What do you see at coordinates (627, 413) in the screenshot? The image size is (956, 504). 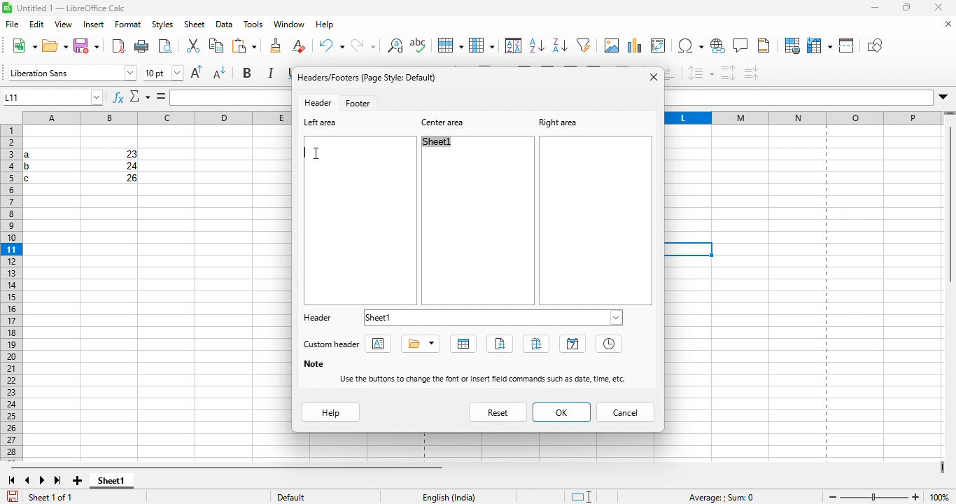 I see `cancel` at bounding box center [627, 413].